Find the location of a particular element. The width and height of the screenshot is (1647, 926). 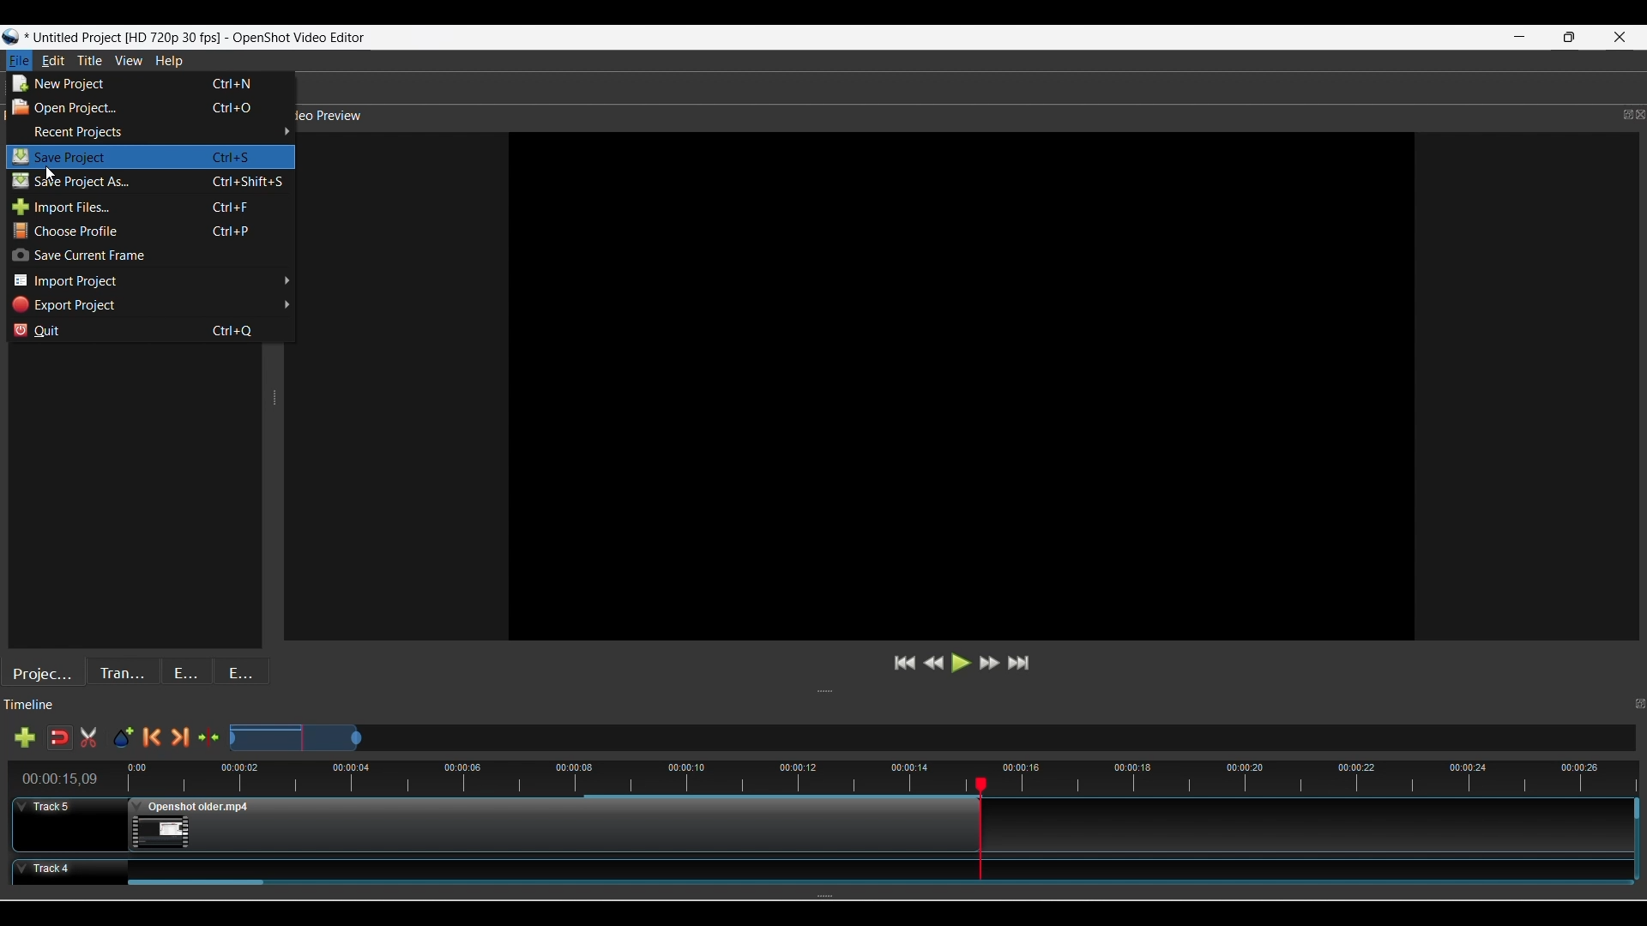

Help is located at coordinates (169, 62).